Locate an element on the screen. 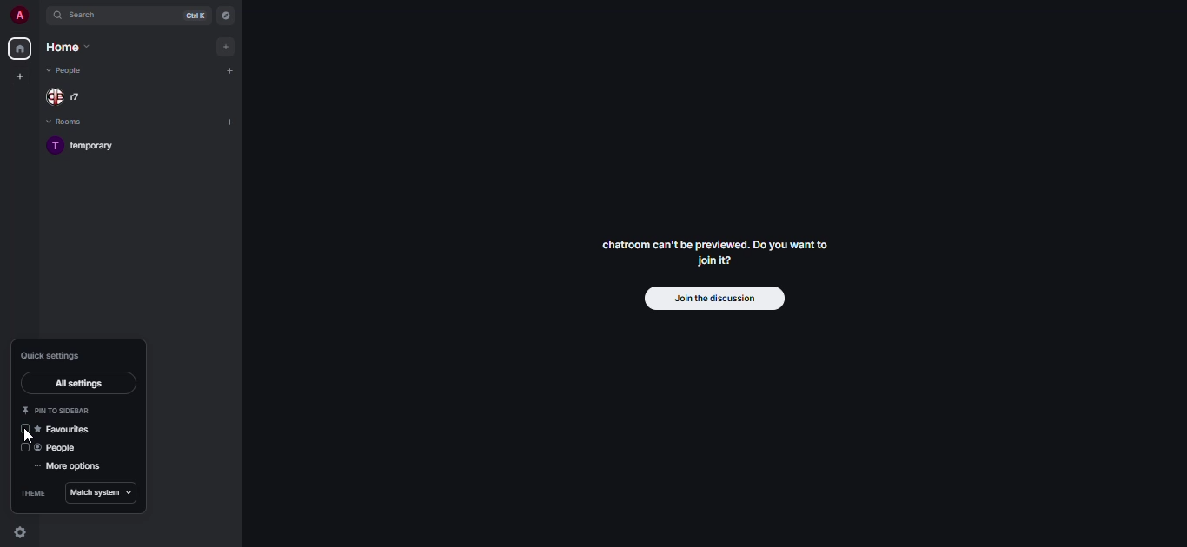 This screenshot has height=547, width=1187. add is located at coordinates (230, 124).